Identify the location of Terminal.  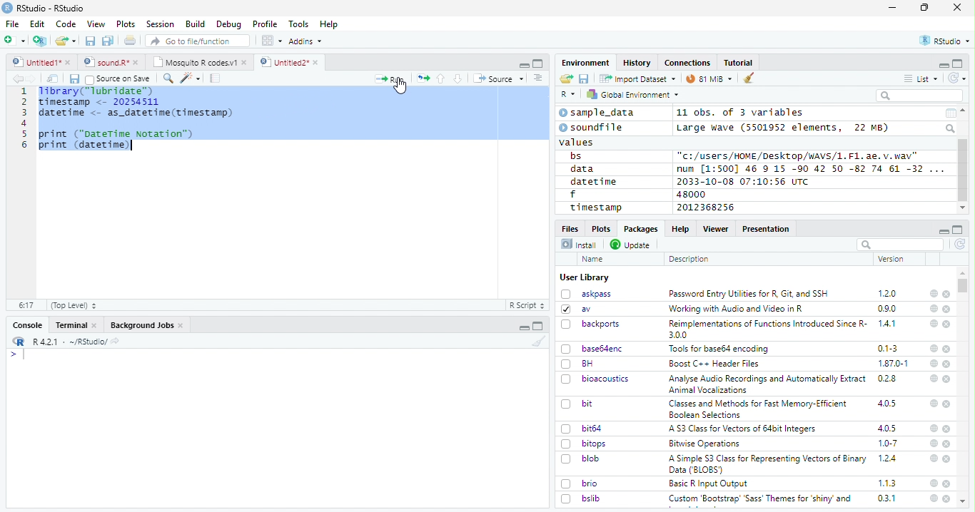
(76, 325).